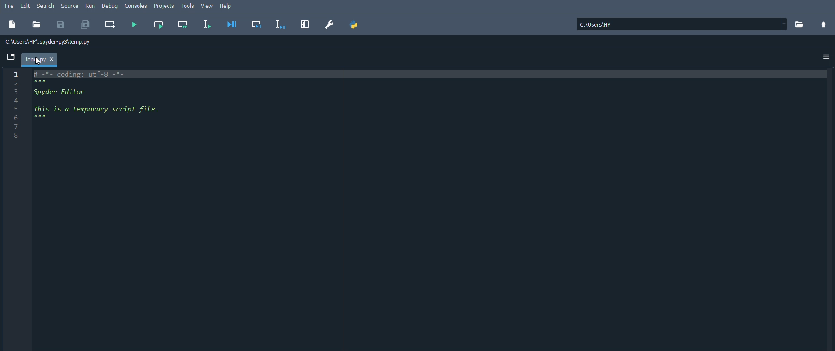  Describe the element at coordinates (206, 6) in the screenshot. I see `View` at that location.